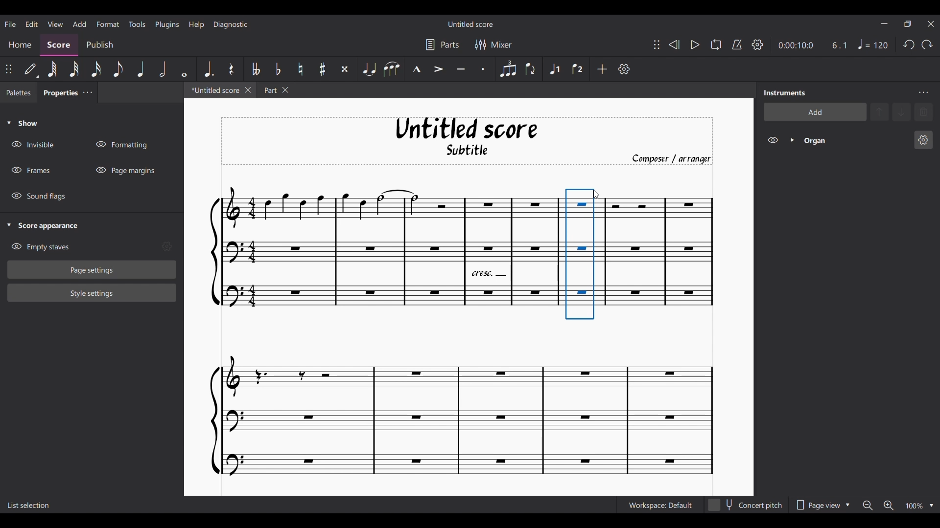 The width and height of the screenshot is (940, 528). What do you see at coordinates (657, 45) in the screenshot?
I see `Change position of toolbar attached` at bounding box center [657, 45].